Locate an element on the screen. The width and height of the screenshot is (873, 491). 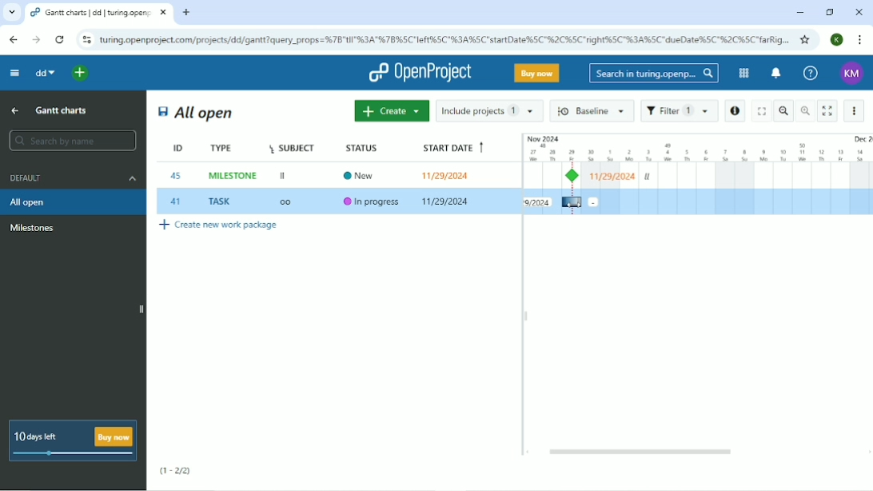
Horizontal scrollbar is located at coordinates (643, 452).